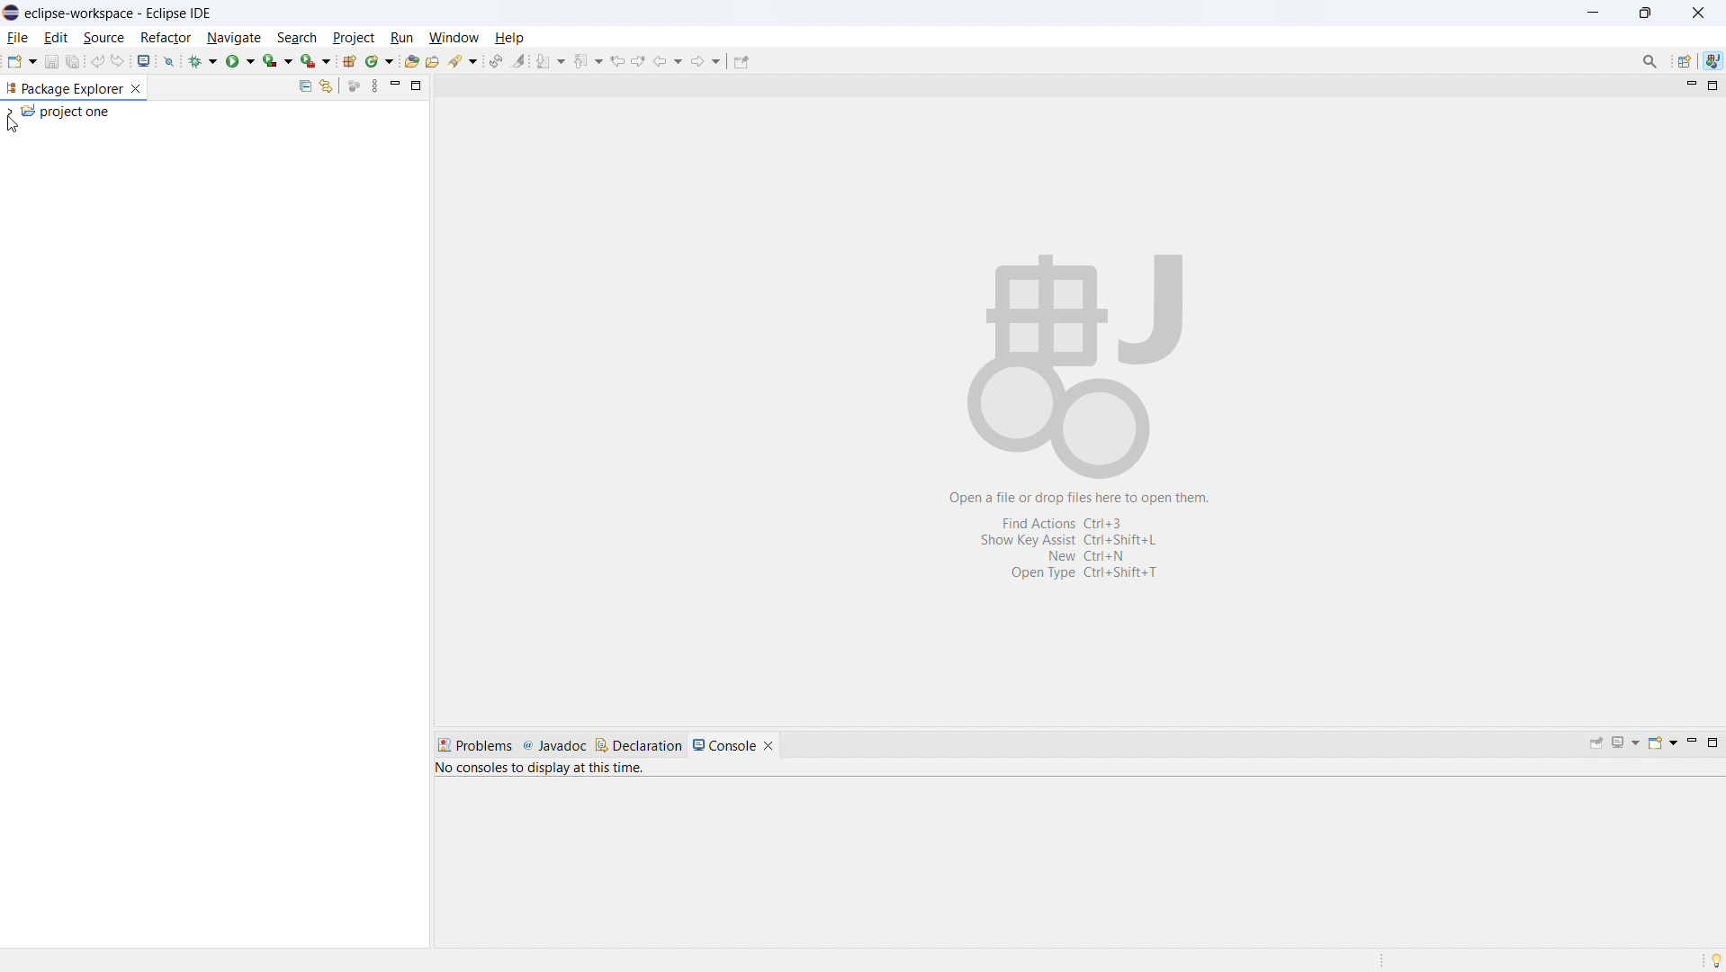 Image resolution: width=1726 pixels, height=972 pixels. I want to click on run, so click(397, 36).